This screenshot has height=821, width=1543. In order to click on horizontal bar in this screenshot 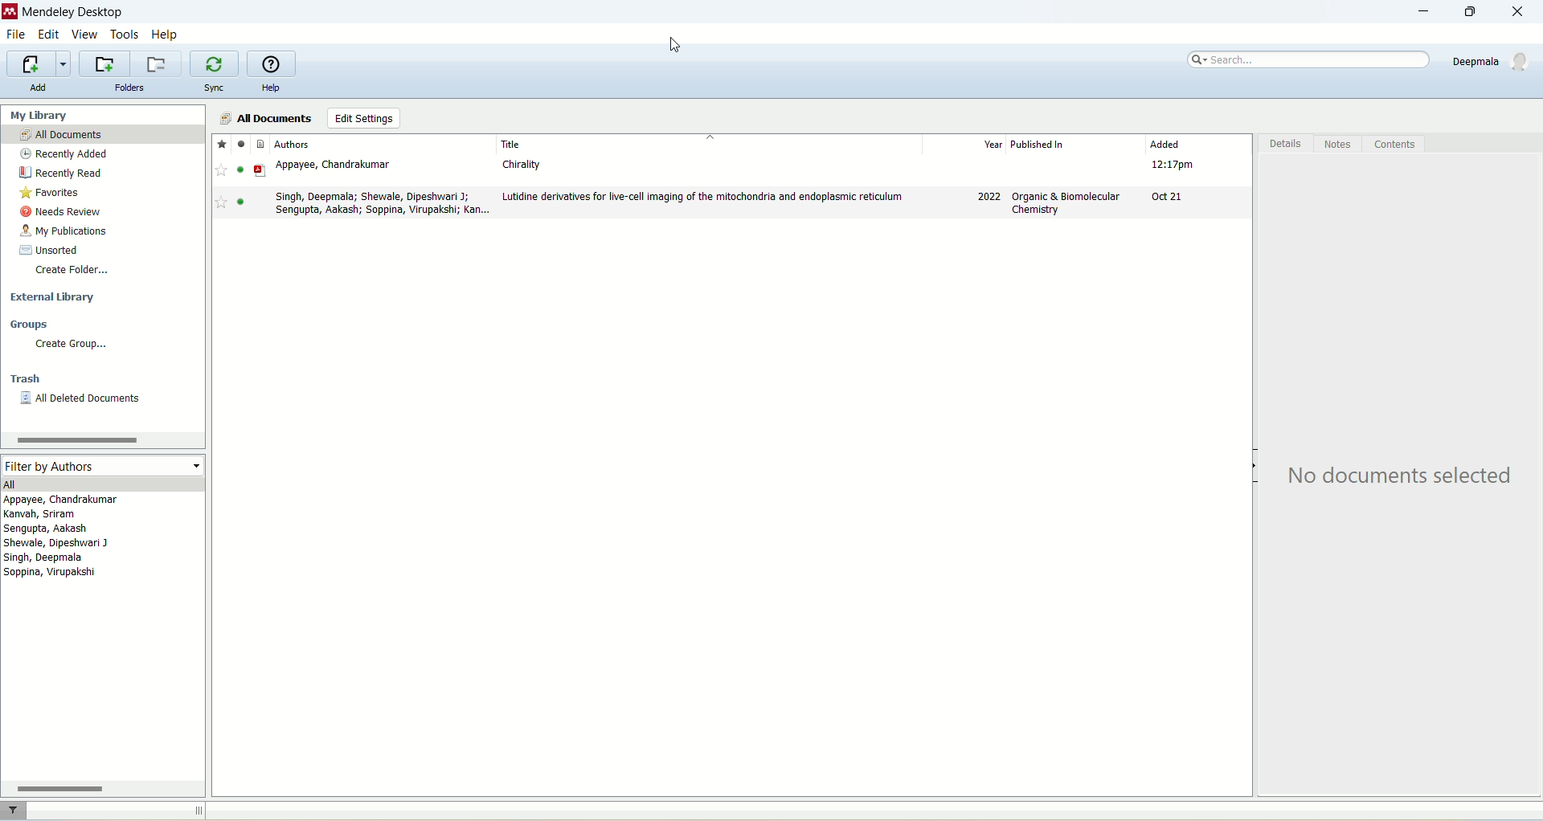, I will do `click(103, 786)`.